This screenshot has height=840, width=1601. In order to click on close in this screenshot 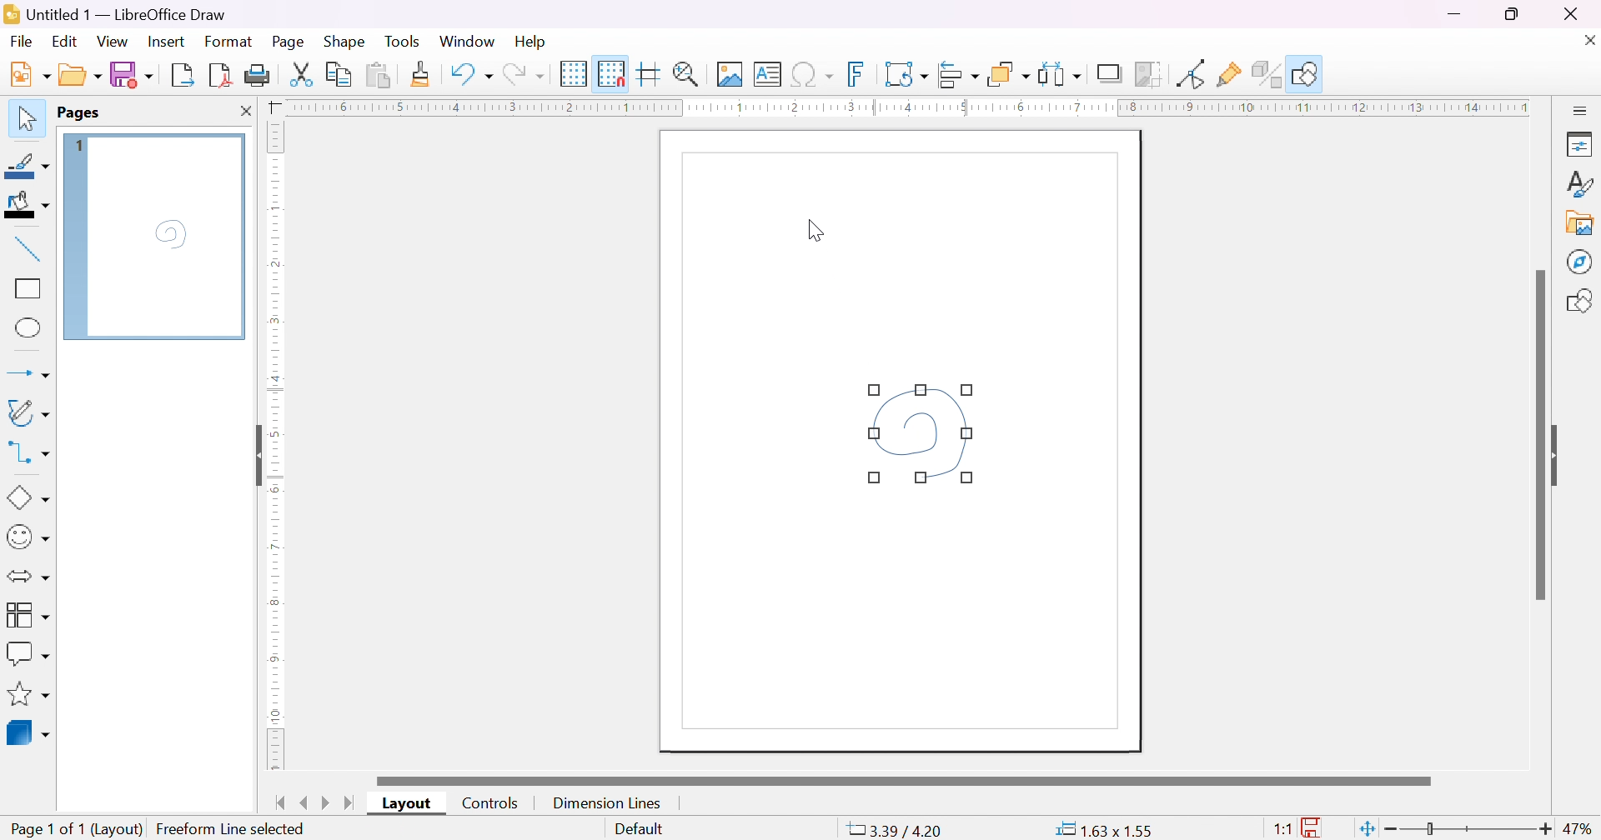, I will do `click(246, 110)`.